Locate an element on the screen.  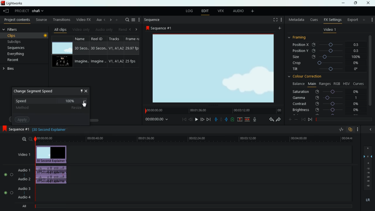
bins is located at coordinates (11, 69).